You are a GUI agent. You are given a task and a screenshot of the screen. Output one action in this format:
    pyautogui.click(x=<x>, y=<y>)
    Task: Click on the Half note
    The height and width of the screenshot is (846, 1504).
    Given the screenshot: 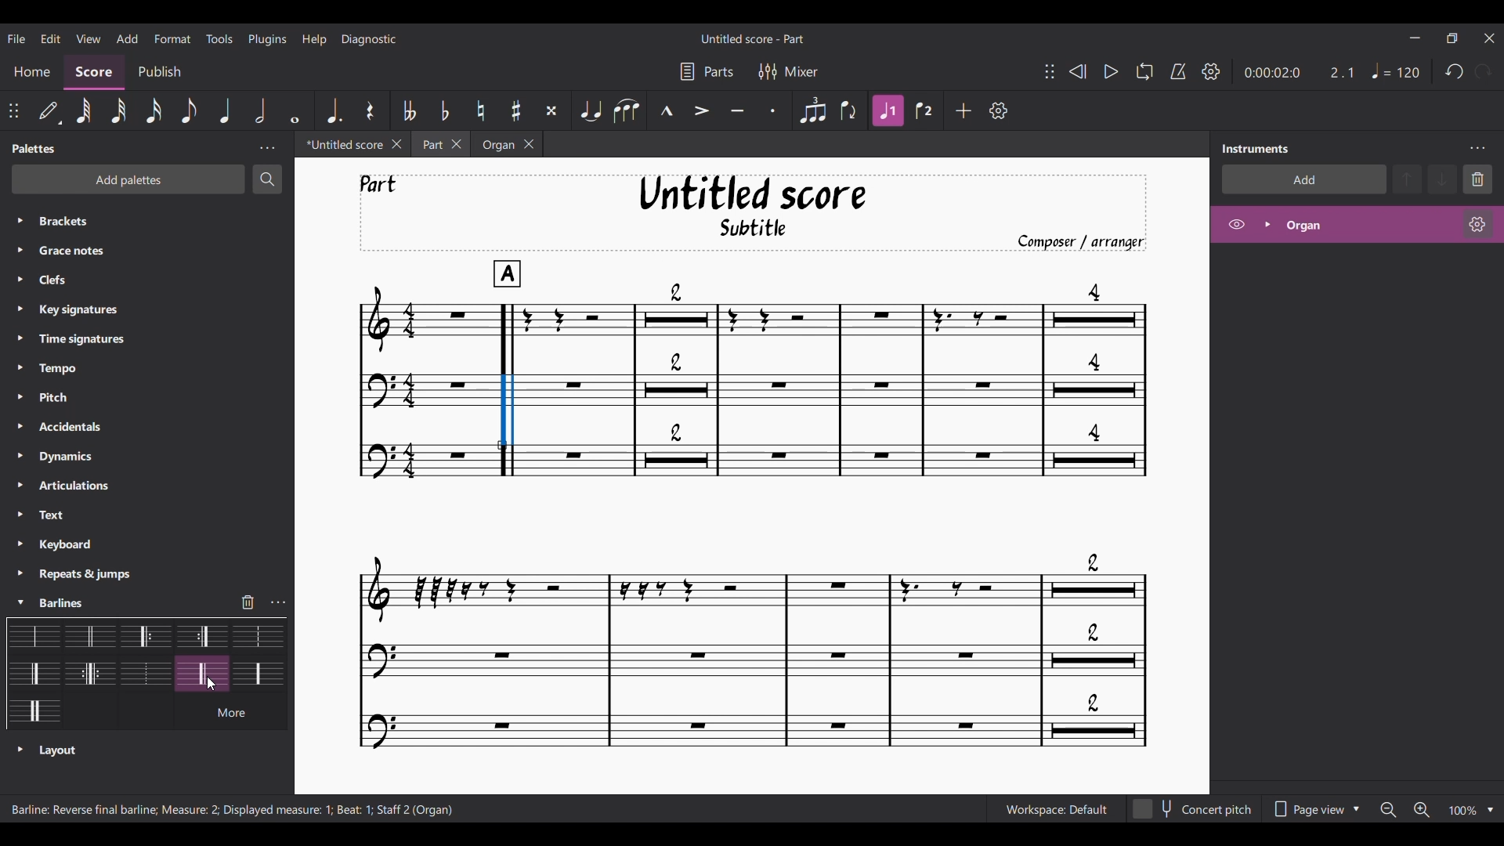 What is the action you would take?
    pyautogui.click(x=260, y=110)
    